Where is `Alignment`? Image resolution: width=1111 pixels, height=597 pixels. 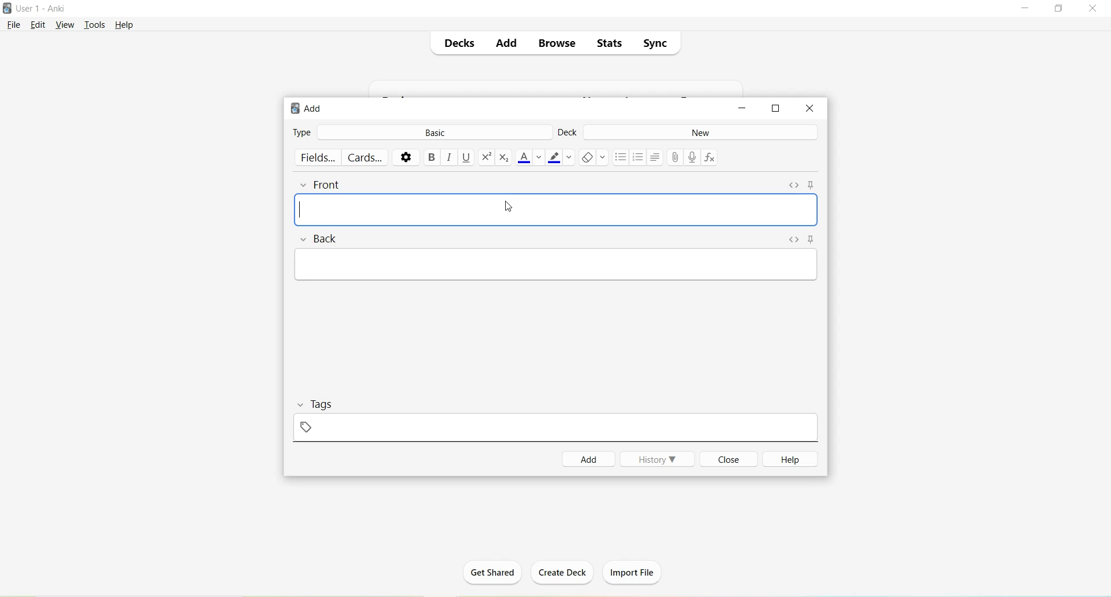 Alignment is located at coordinates (656, 157).